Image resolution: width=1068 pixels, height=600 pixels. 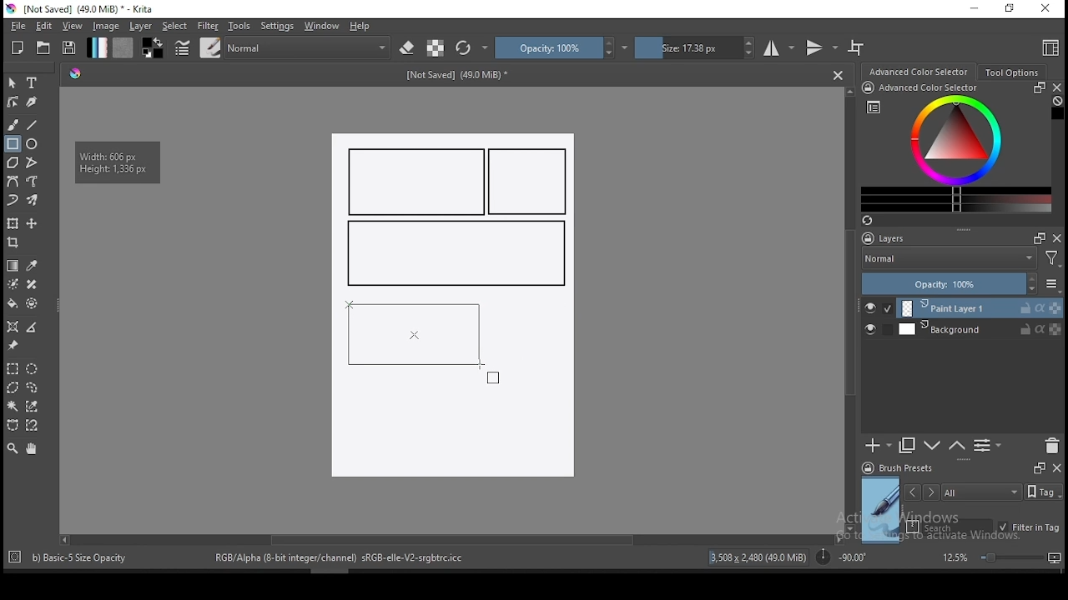 I want to click on preview, so click(x=881, y=510).